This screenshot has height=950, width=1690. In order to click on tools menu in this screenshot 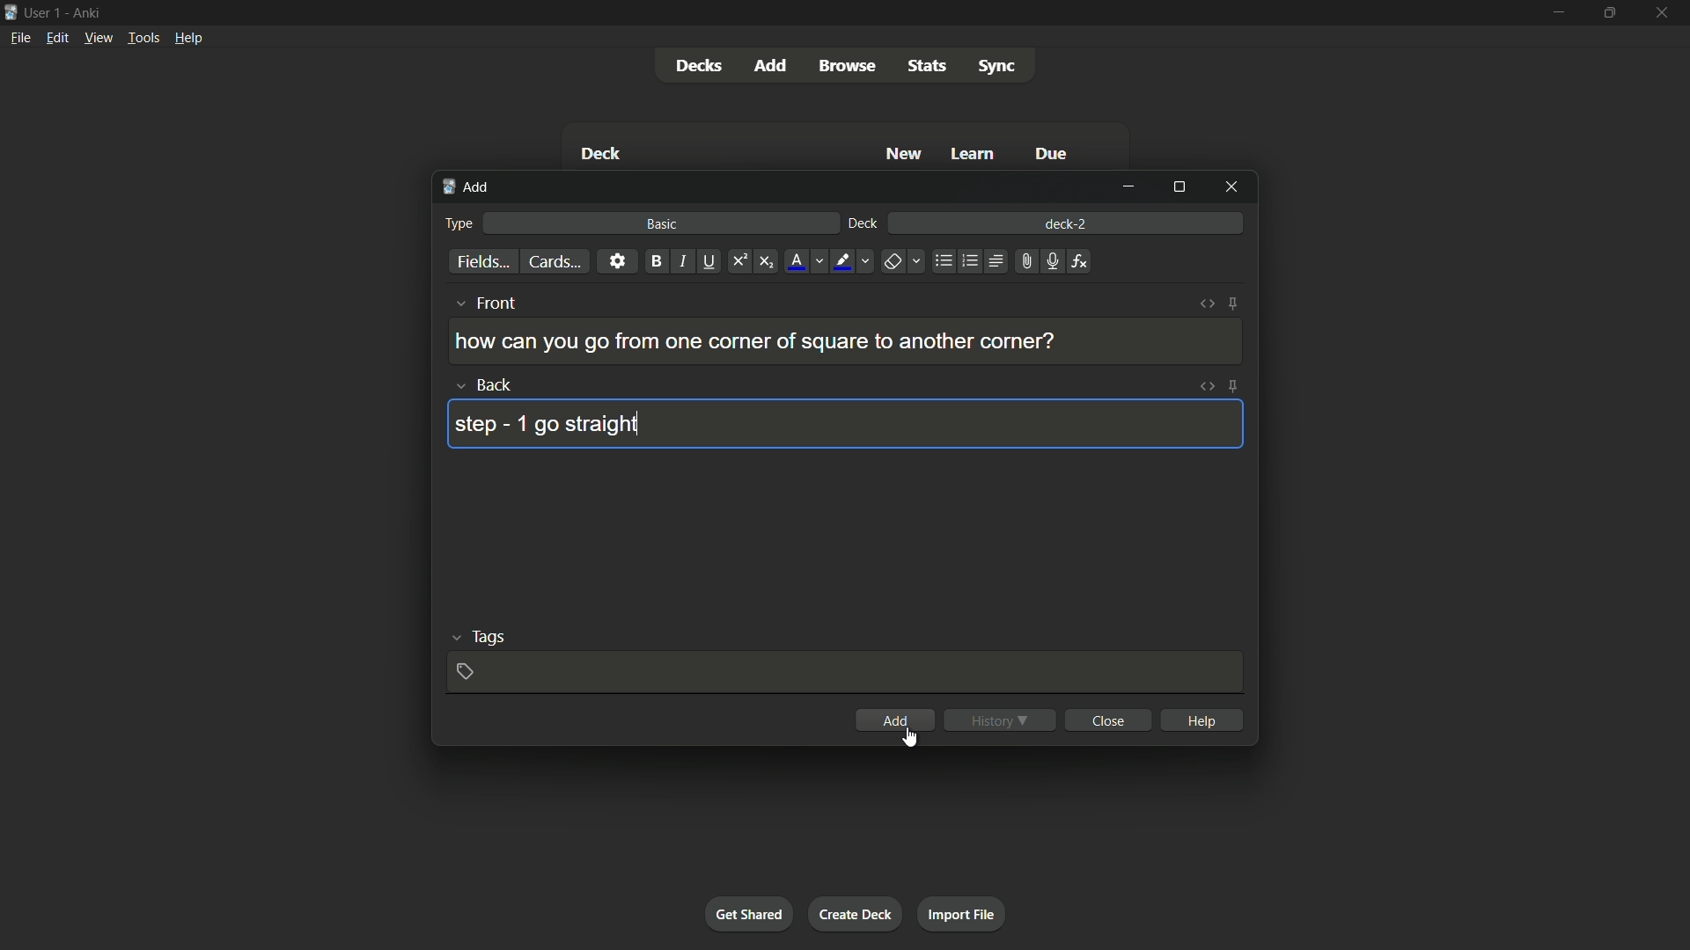, I will do `click(143, 38)`.